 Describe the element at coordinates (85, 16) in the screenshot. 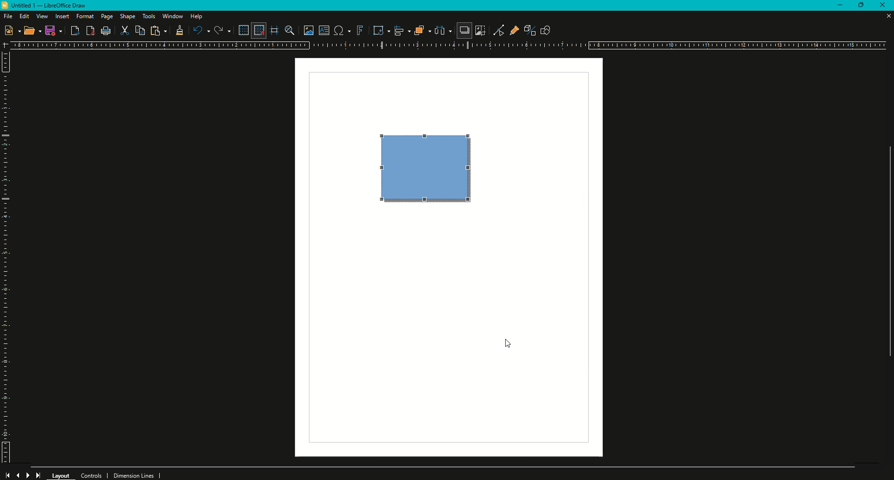

I see `Format` at that location.